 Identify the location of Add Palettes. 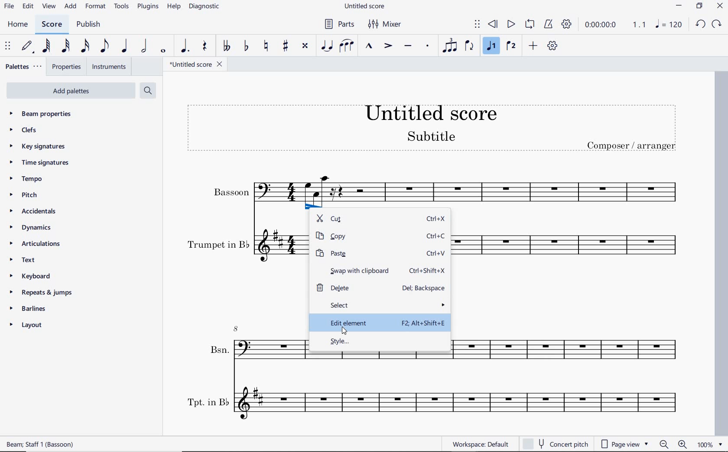
(71, 90).